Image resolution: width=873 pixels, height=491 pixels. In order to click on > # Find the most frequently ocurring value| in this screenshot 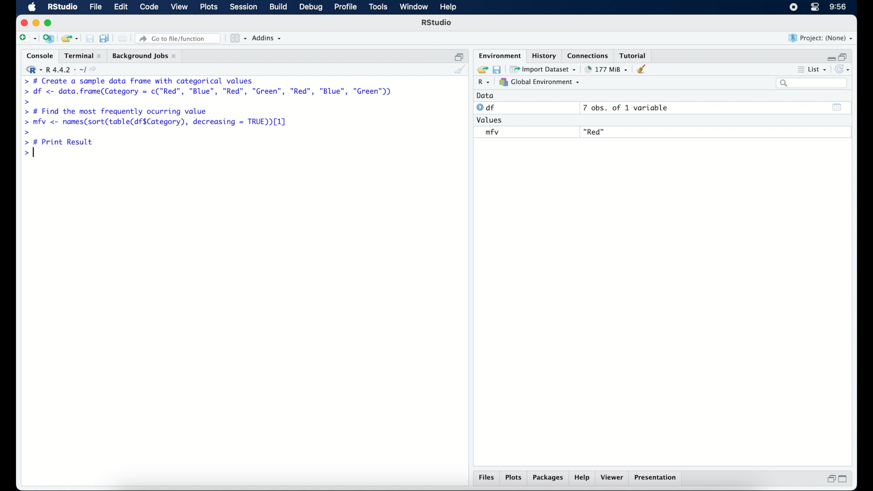, I will do `click(121, 112)`.